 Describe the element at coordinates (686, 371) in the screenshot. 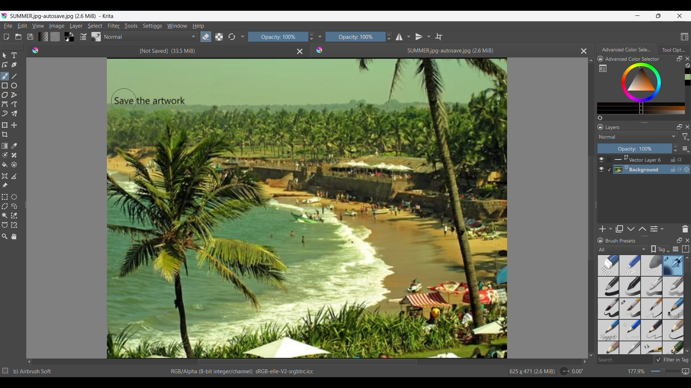

I see `Map displayed can vas size between pixel and print size` at that location.